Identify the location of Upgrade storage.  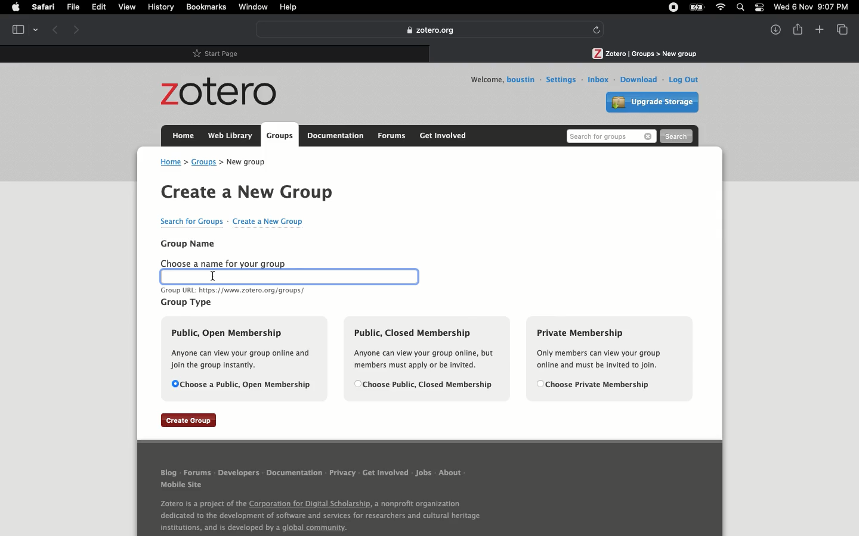
(654, 104).